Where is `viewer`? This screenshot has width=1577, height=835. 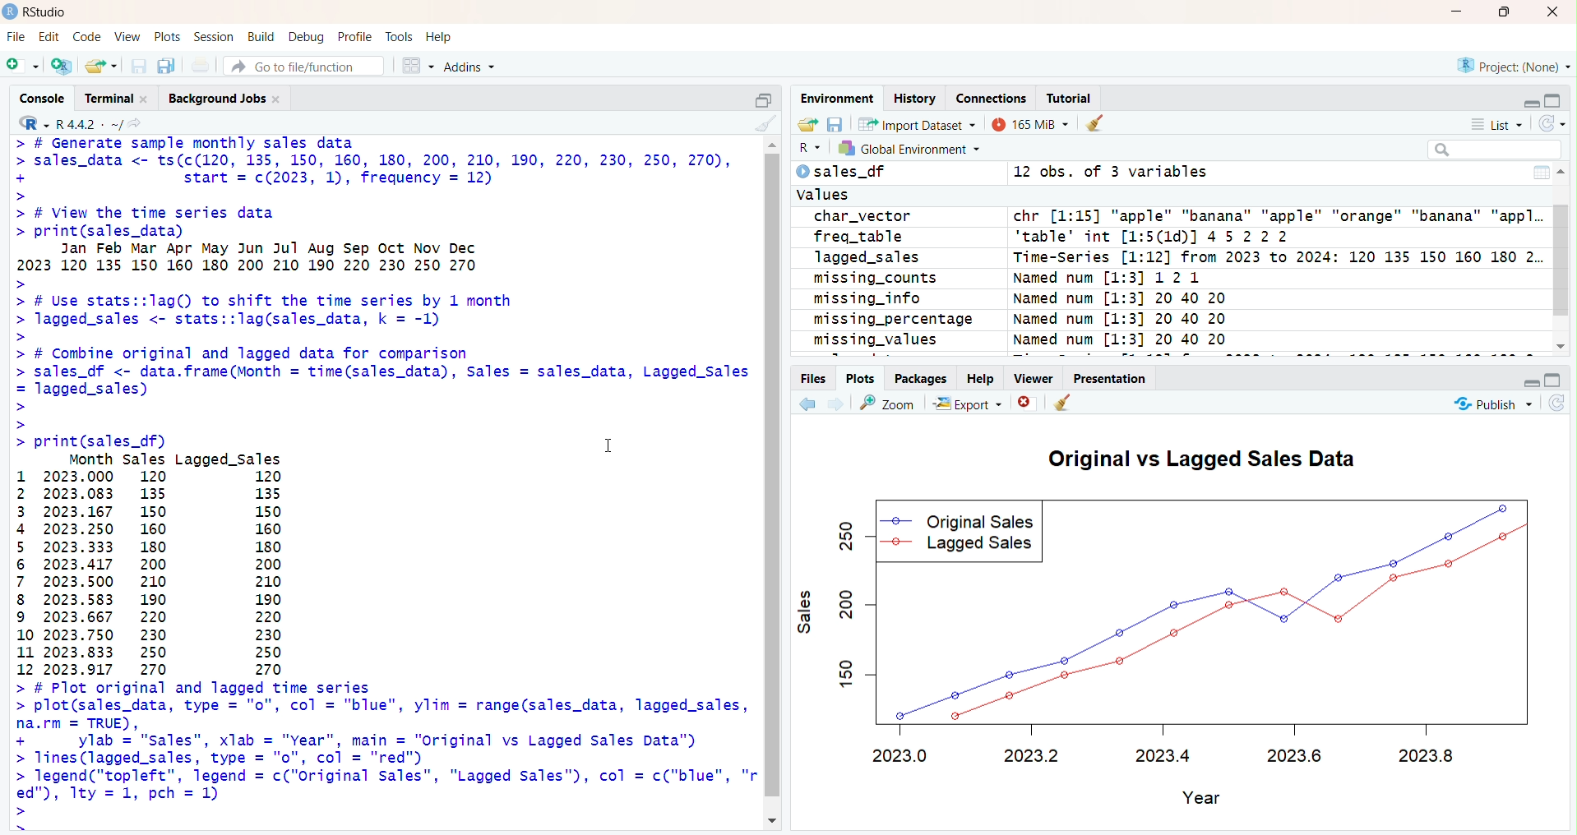 viewer is located at coordinates (1033, 380).